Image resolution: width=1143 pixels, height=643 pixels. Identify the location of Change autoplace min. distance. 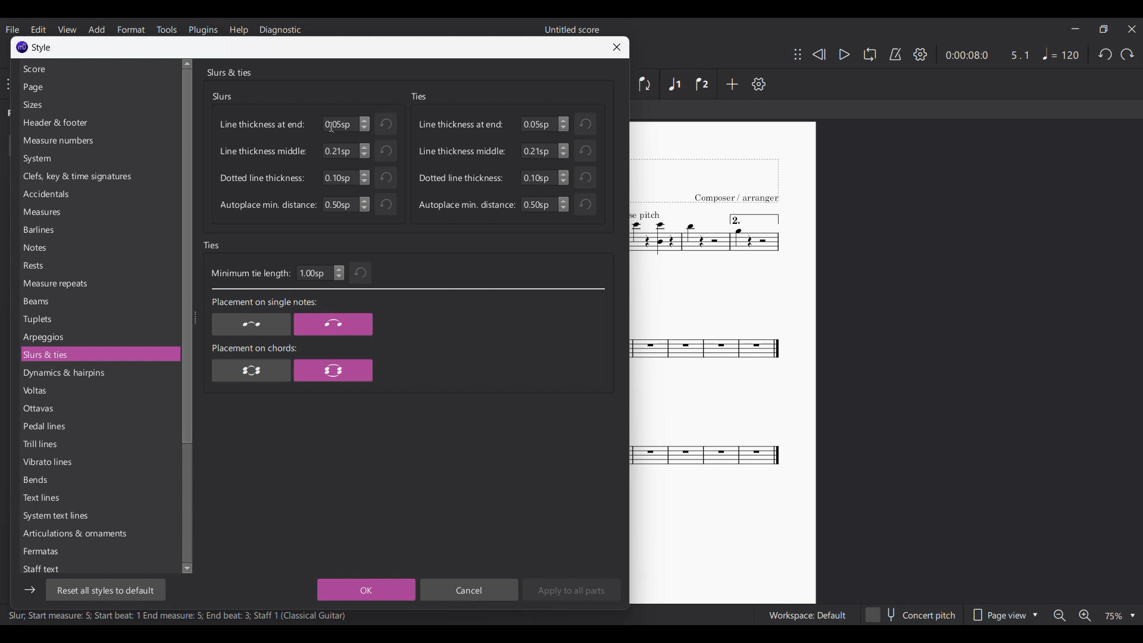
(564, 204).